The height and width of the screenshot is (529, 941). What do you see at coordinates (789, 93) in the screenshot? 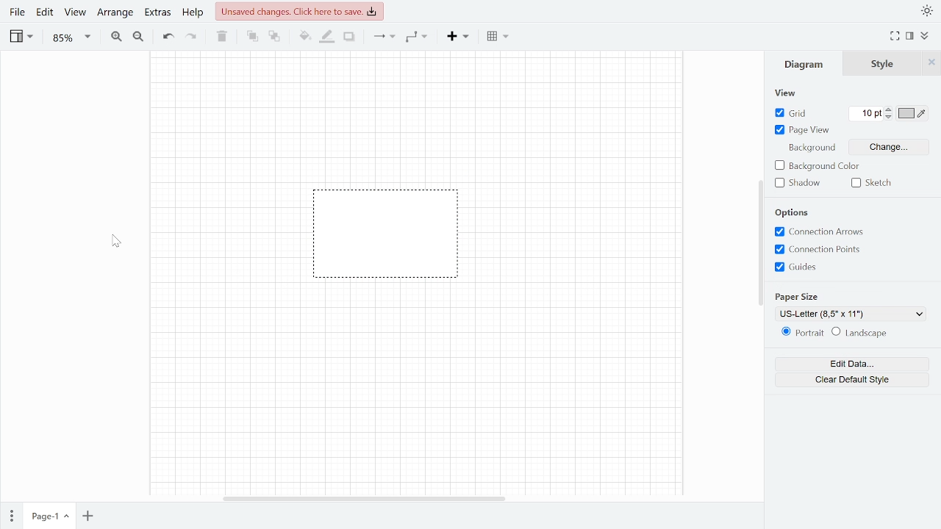
I see `View` at bounding box center [789, 93].